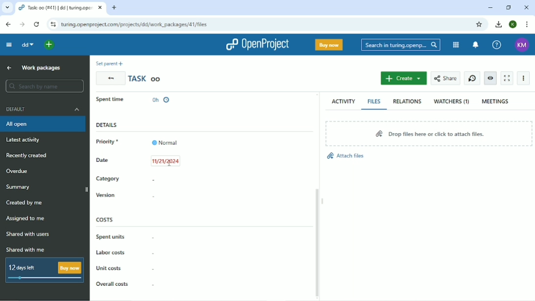  What do you see at coordinates (499, 25) in the screenshot?
I see `Downloads` at bounding box center [499, 25].